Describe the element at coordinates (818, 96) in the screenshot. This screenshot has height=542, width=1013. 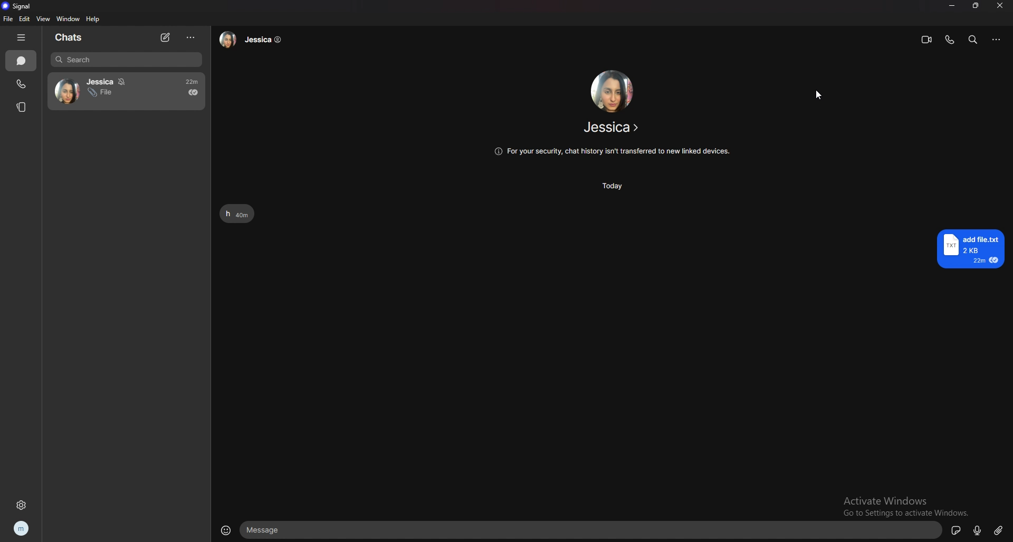
I see `cursor` at that location.